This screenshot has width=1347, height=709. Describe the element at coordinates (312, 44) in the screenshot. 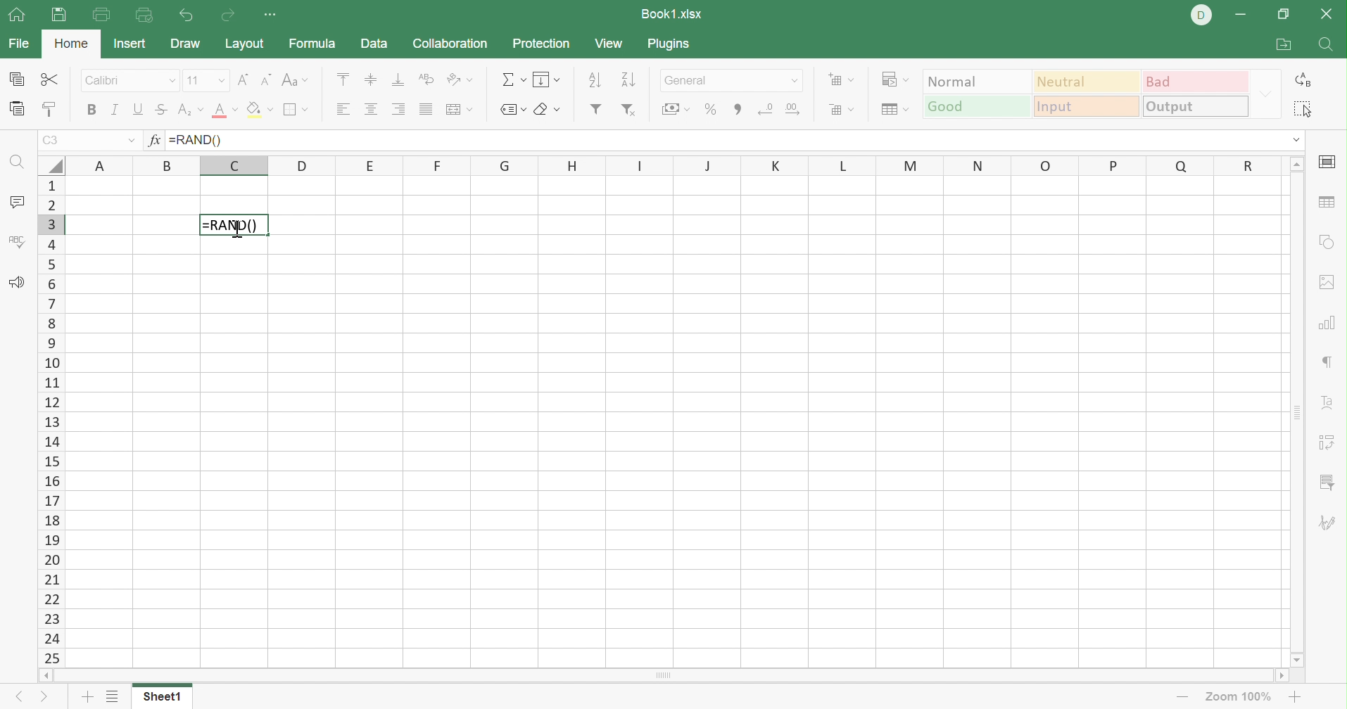

I see `Formula` at that location.